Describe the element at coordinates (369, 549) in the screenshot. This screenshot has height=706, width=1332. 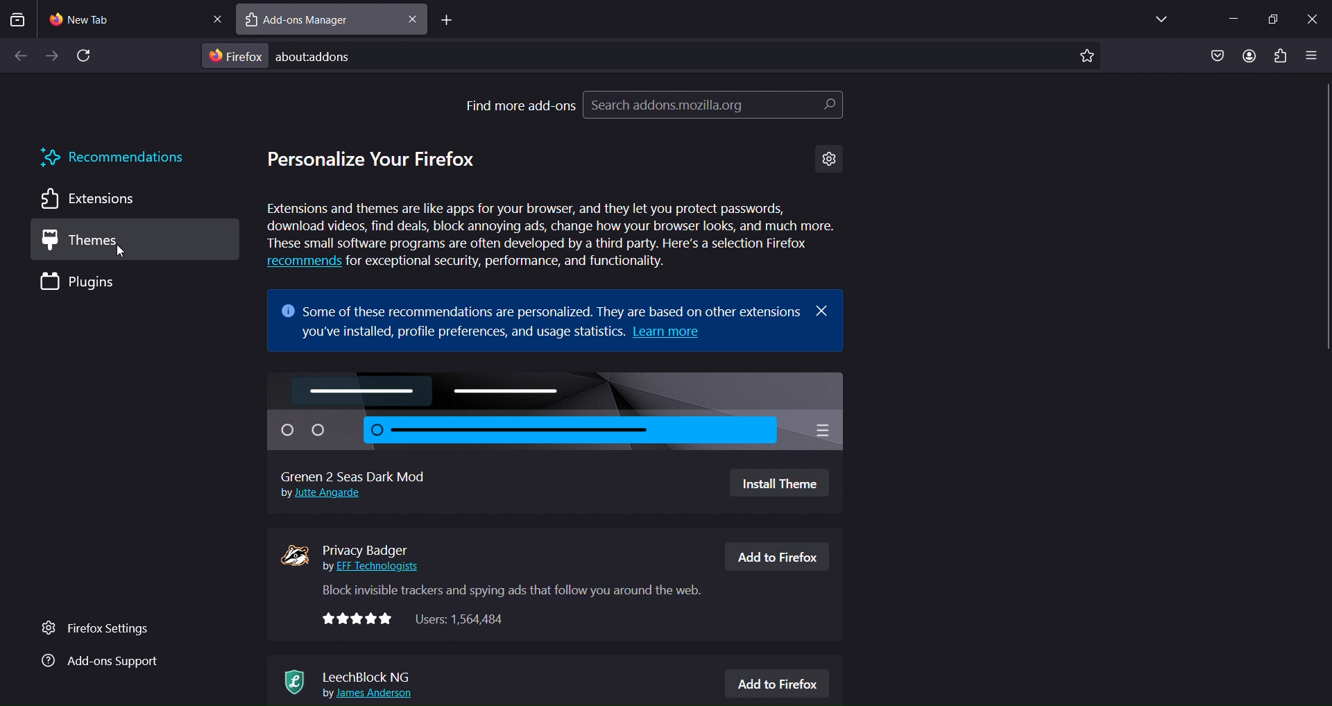
I see `privacy badger` at that location.